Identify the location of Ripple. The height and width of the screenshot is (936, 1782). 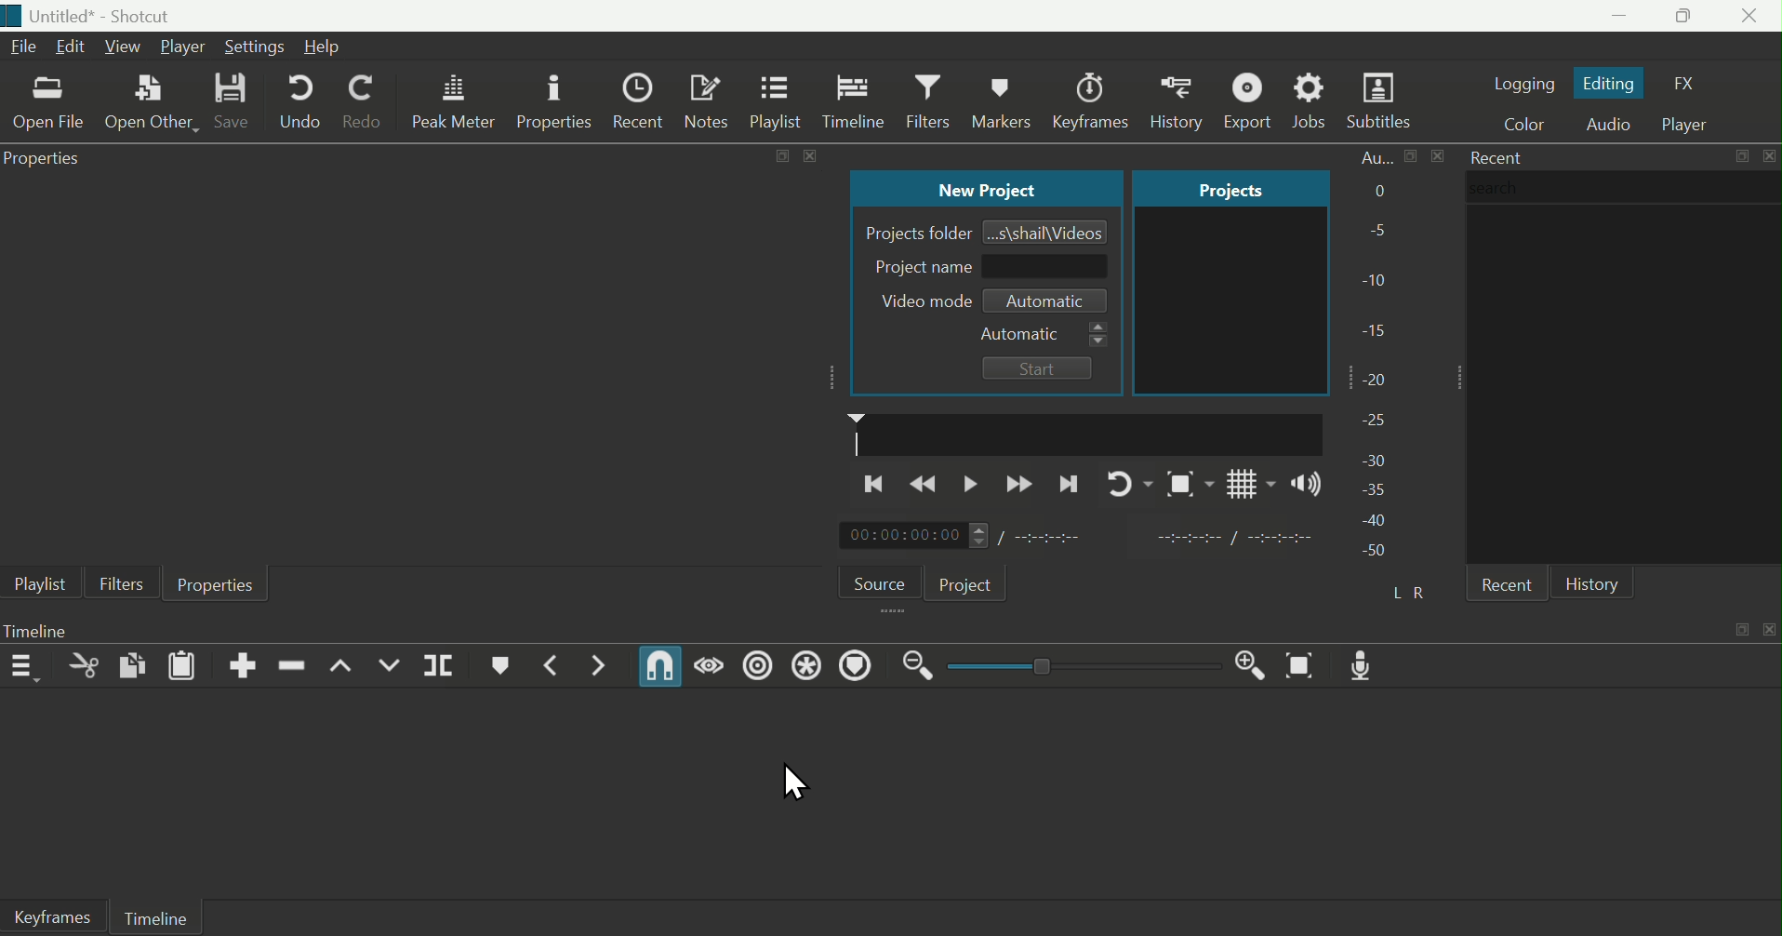
(757, 668).